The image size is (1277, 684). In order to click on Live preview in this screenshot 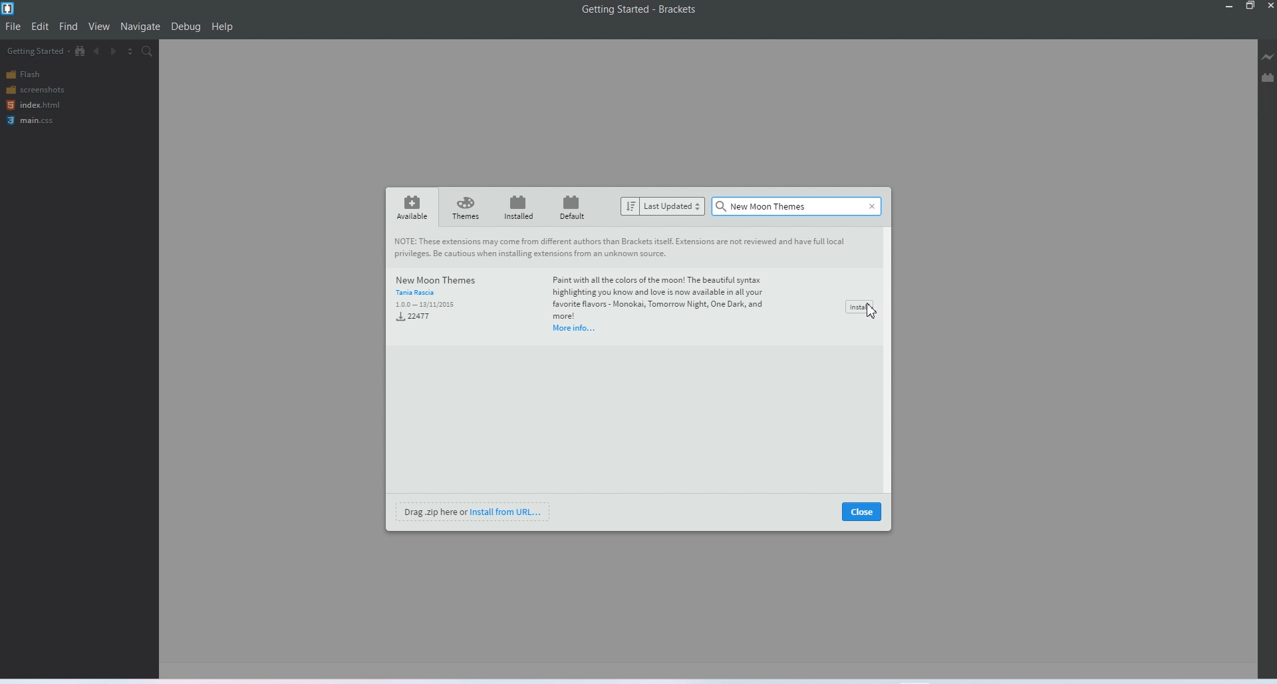, I will do `click(1269, 56)`.